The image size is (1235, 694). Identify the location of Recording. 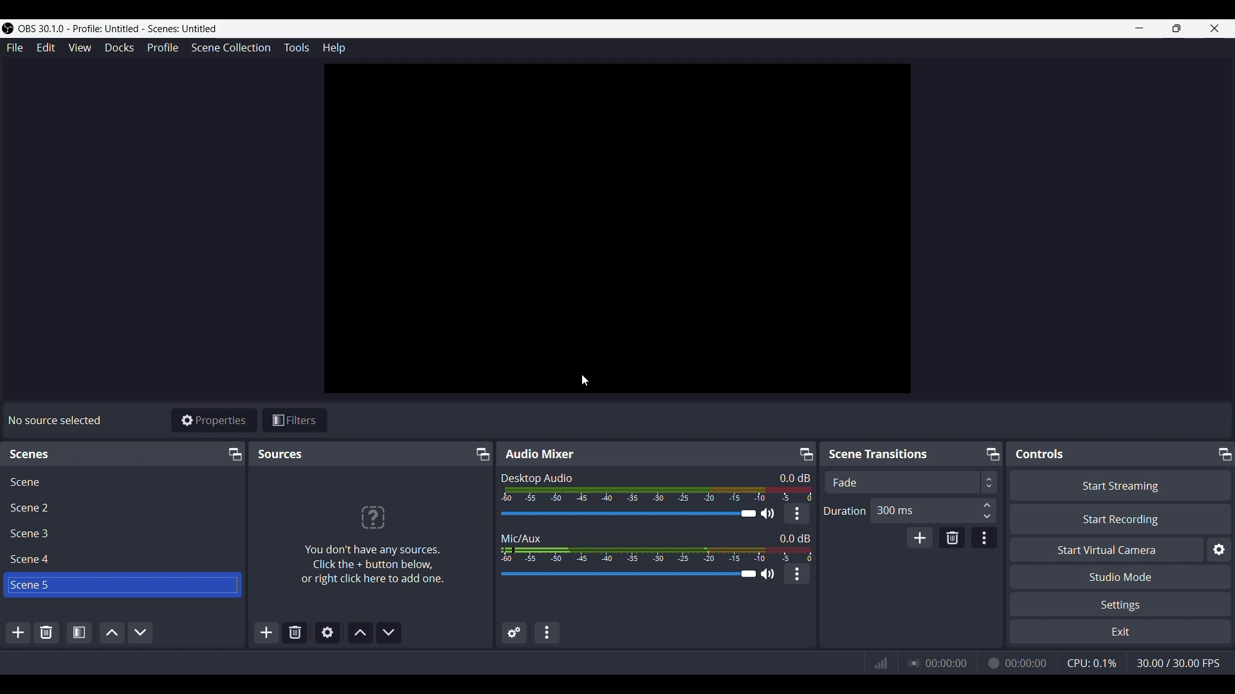
(993, 662).